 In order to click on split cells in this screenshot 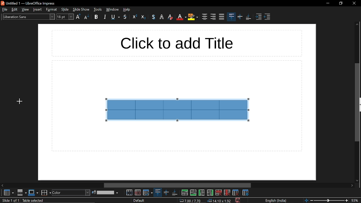, I will do `click(138, 193)`.